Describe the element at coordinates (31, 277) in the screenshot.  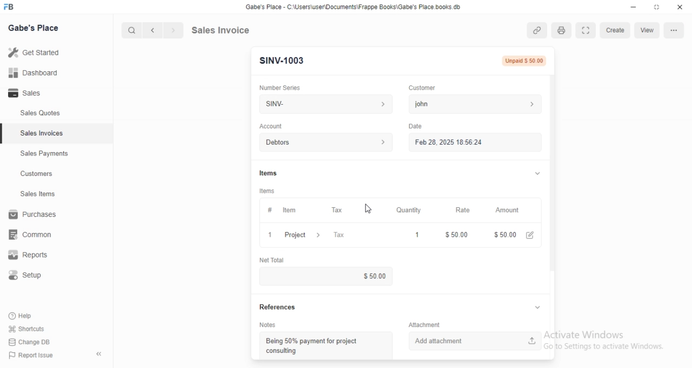
I see `Setup` at that location.